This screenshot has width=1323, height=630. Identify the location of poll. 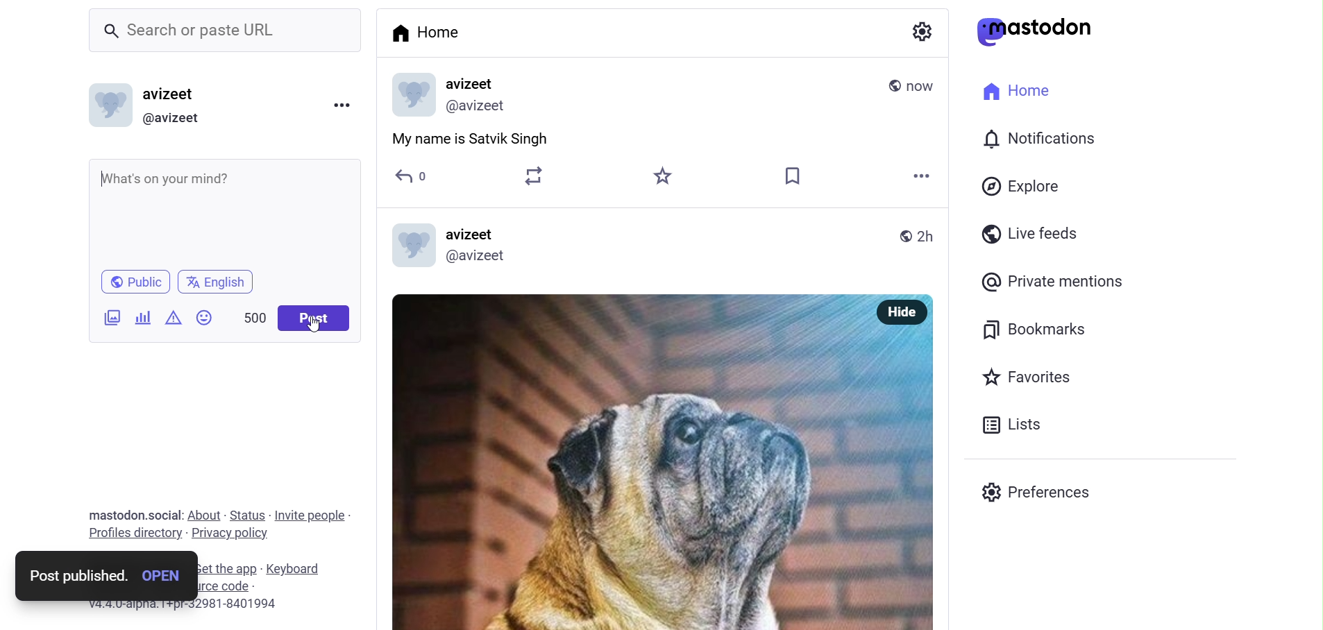
(140, 318).